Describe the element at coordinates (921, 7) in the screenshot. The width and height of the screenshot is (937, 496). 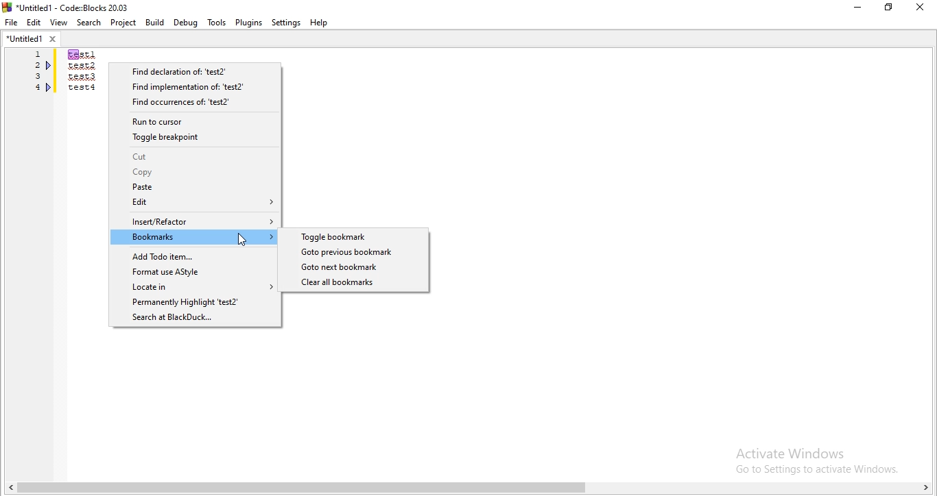
I see `Close` at that location.